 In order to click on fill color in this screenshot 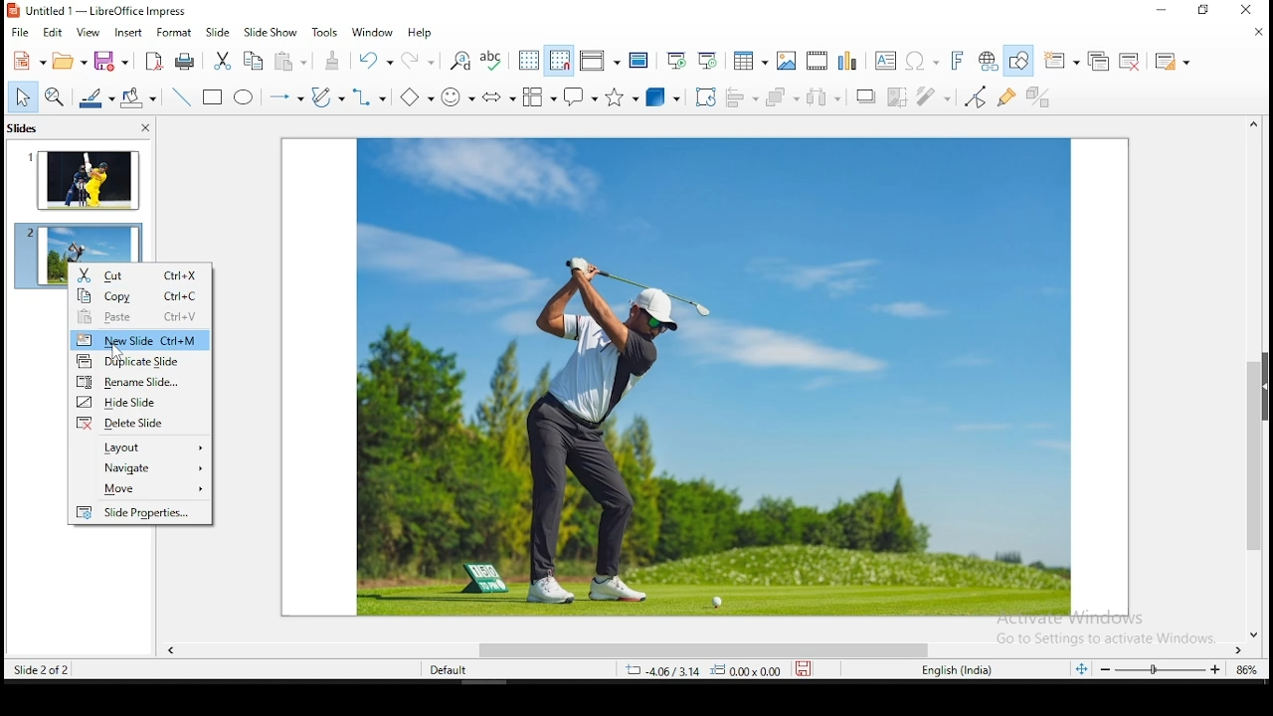, I will do `click(135, 97)`.